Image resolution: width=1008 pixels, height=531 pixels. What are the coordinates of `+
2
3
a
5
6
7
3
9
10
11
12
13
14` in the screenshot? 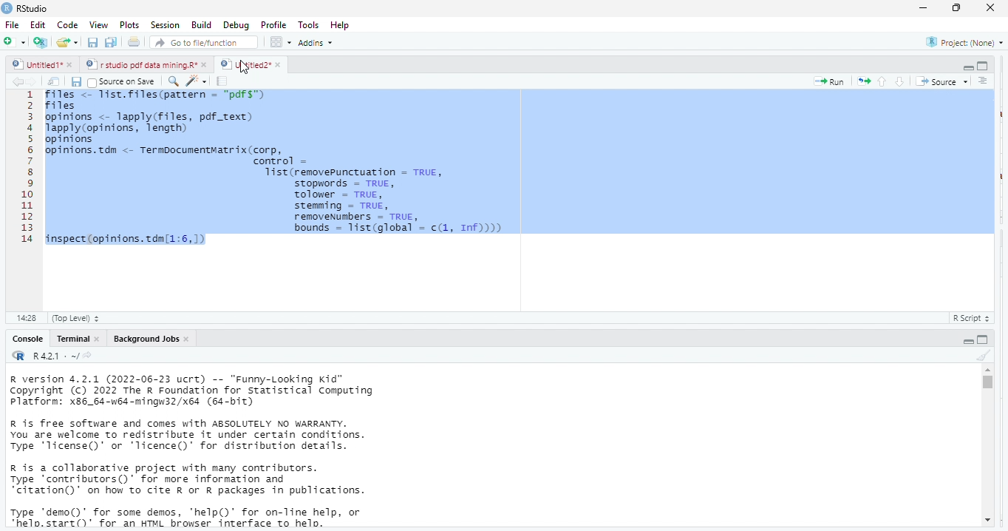 It's located at (24, 170).